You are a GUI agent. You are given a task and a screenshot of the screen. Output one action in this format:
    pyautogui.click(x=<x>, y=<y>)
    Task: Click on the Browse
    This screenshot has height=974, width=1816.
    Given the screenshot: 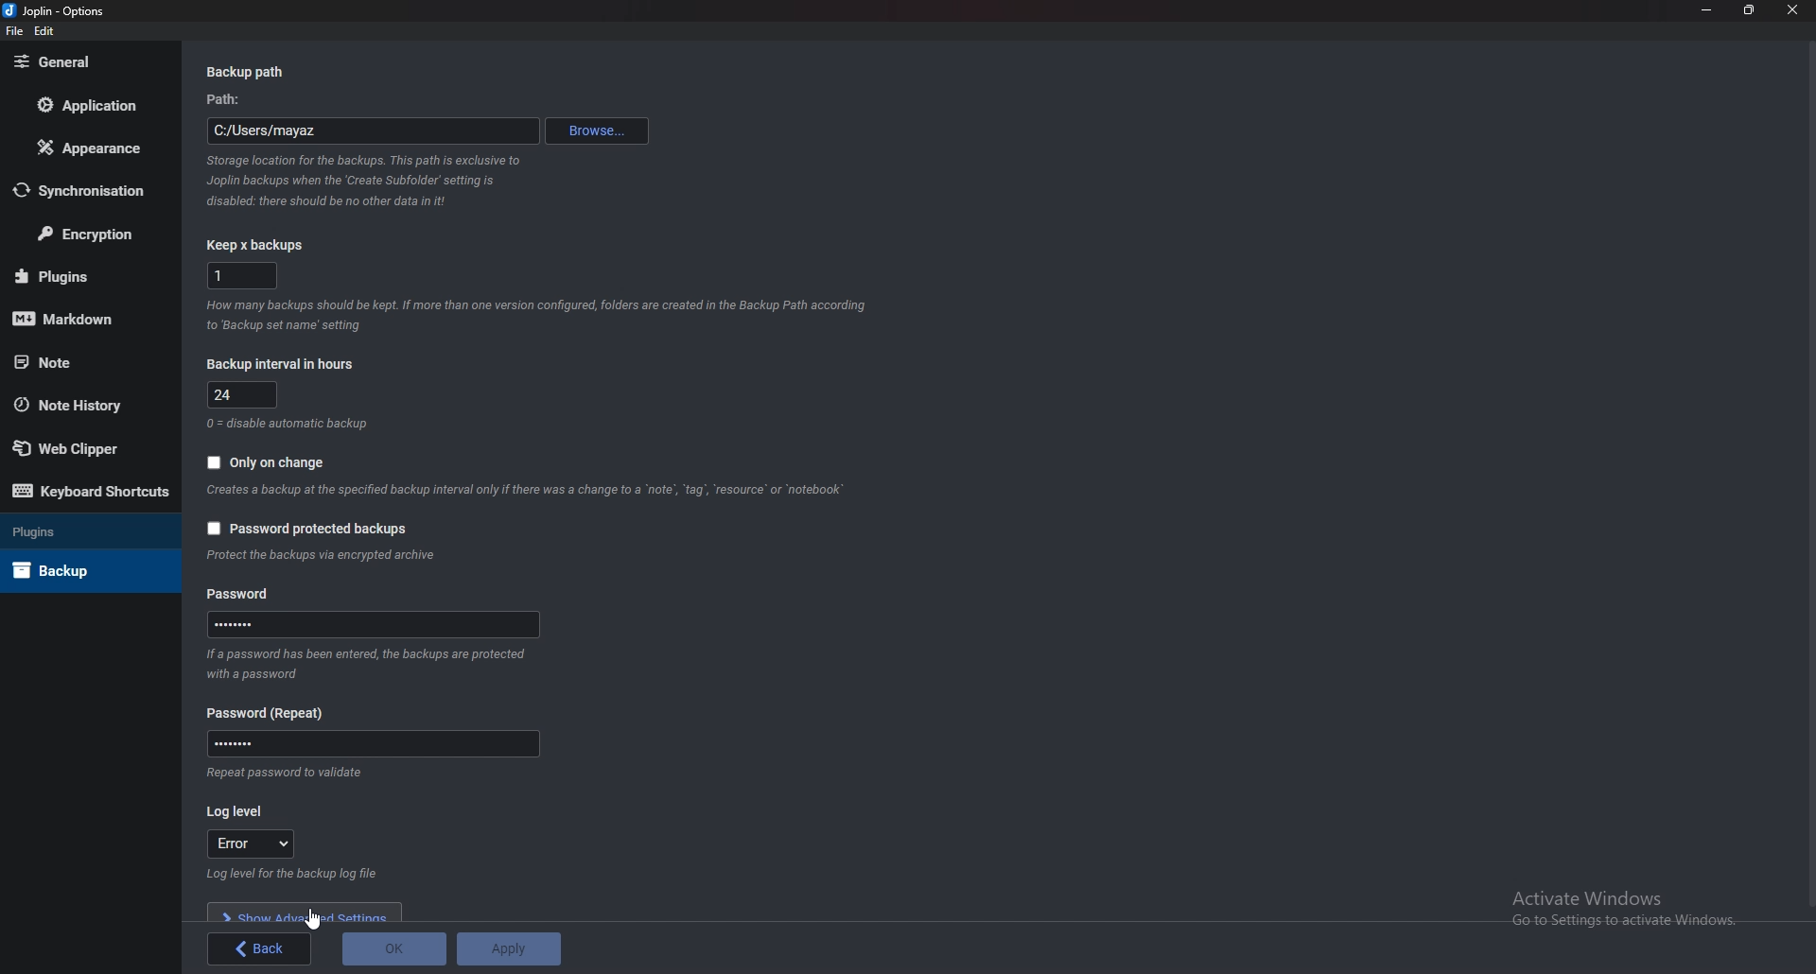 What is the action you would take?
    pyautogui.click(x=599, y=130)
    